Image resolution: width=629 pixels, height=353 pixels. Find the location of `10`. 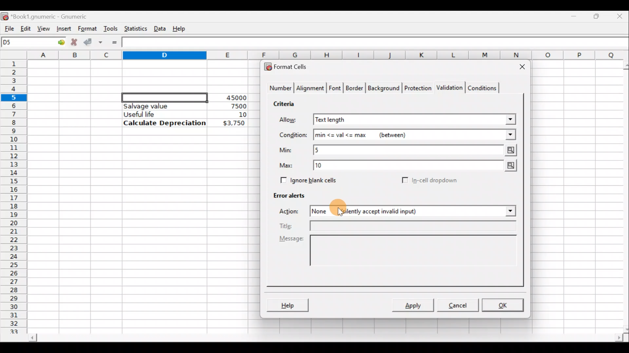

10 is located at coordinates (235, 115).